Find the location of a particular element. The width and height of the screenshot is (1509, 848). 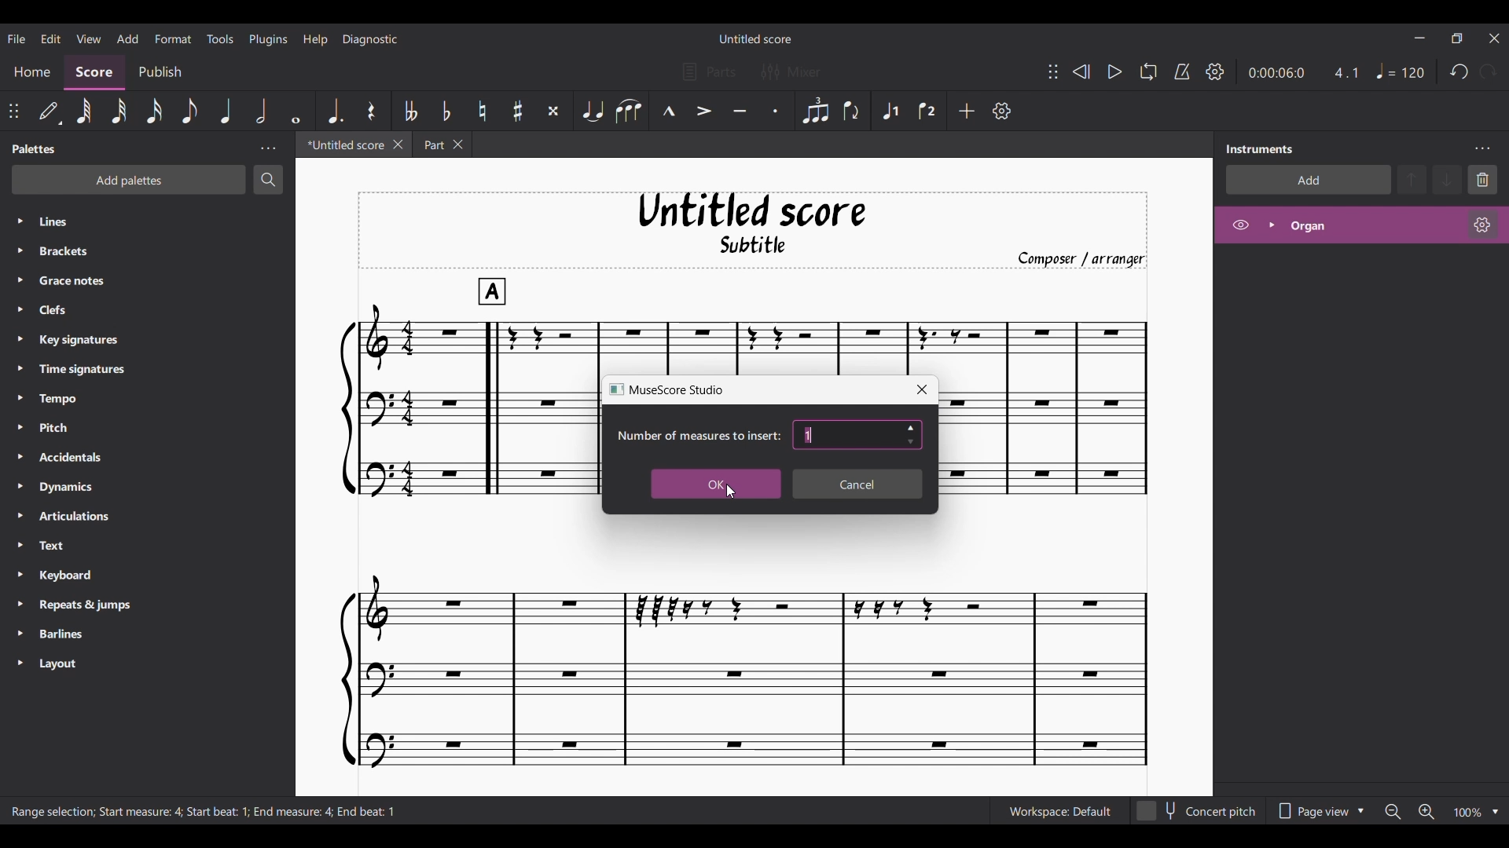

Zoom out is located at coordinates (1393, 812).